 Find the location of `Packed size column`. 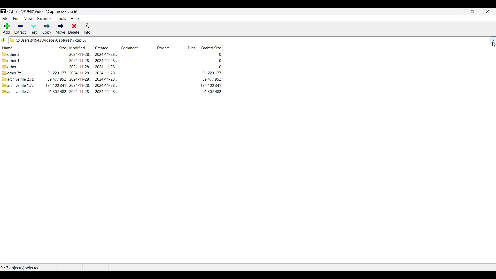

Packed size column is located at coordinates (210, 48).